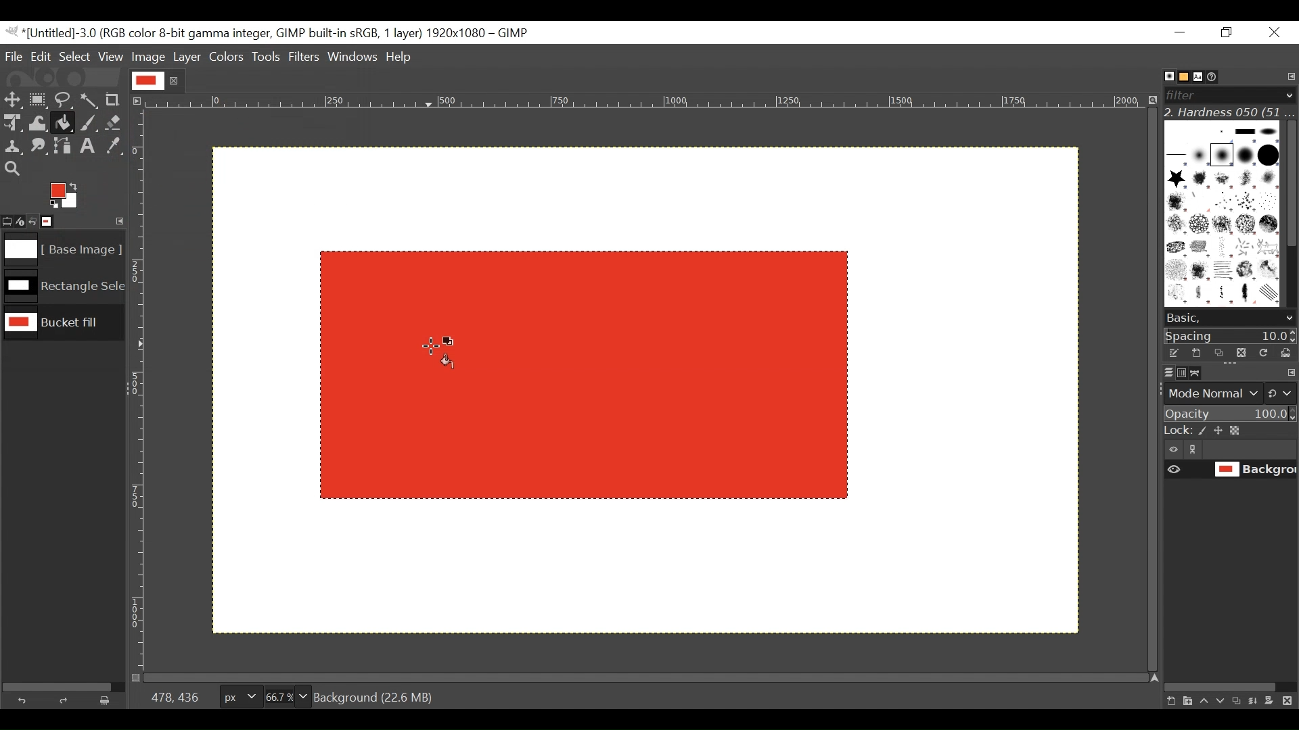 This screenshot has width=1299, height=730. Describe the element at coordinates (12, 122) in the screenshot. I see `Unified Transform Tool` at that location.